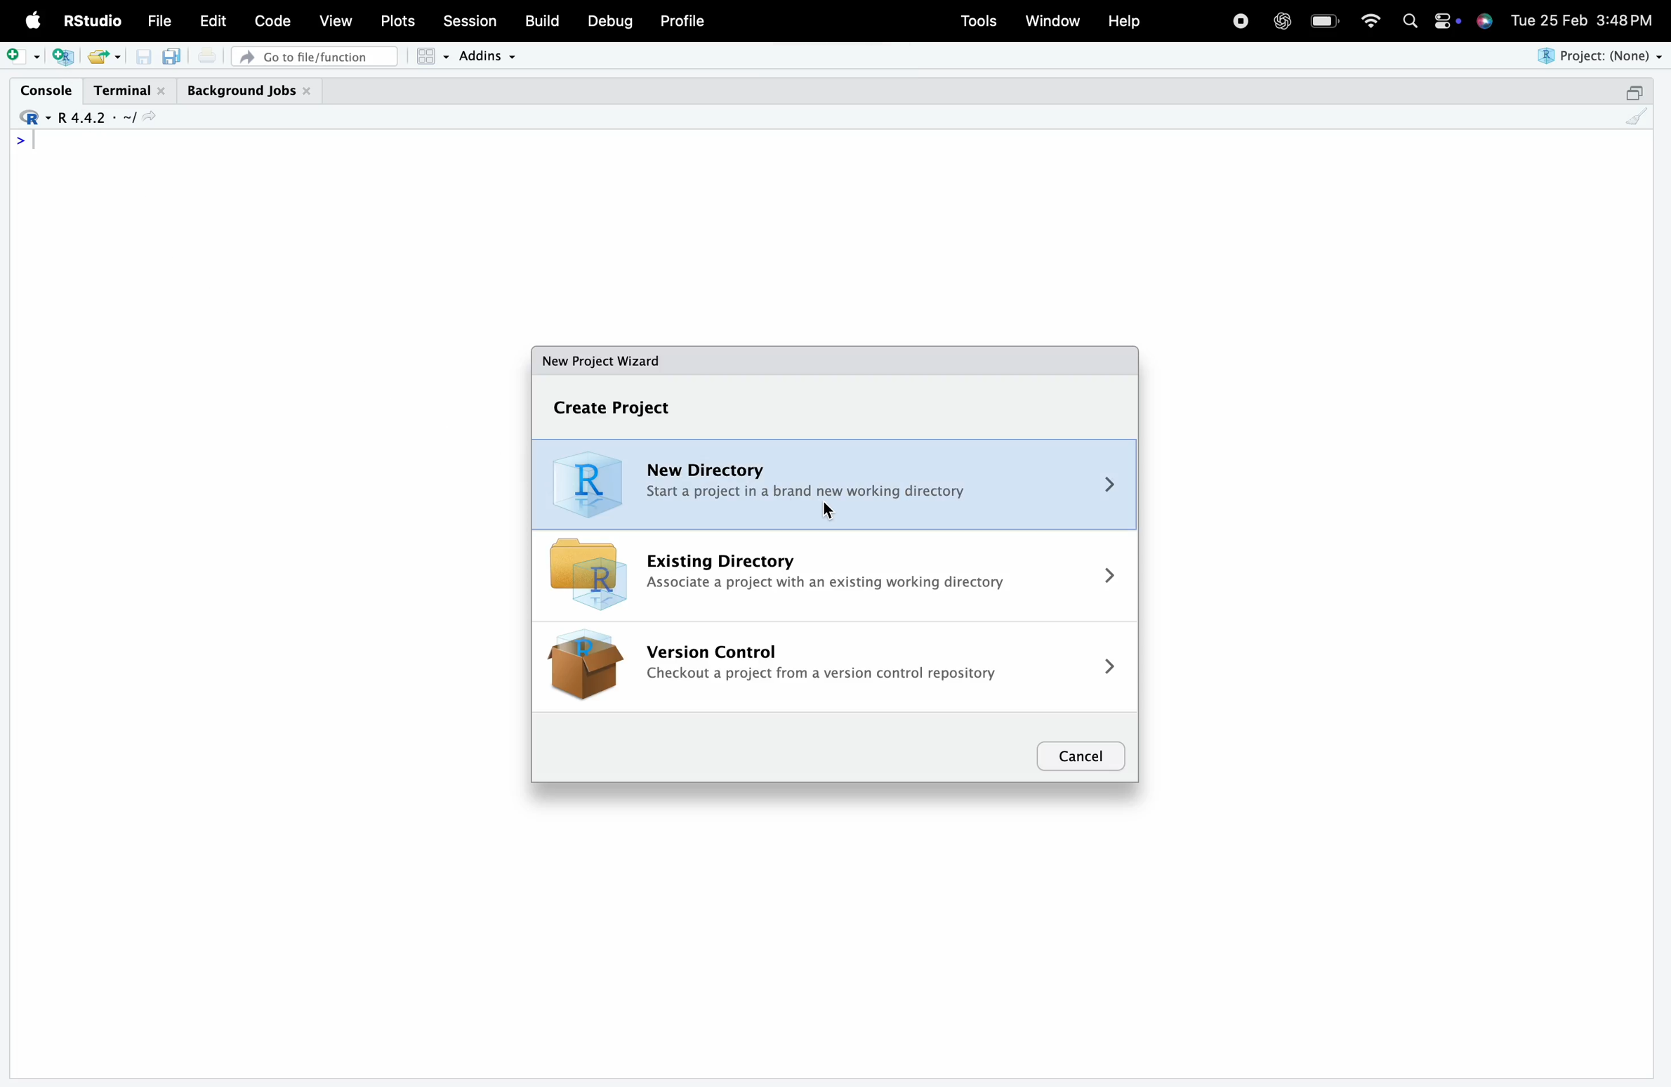 The width and height of the screenshot is (1671, 1087). What do you see at coordinates (314, 57) in the screenshot?
I see `Go to file/function` at bounding box center [314, 57].